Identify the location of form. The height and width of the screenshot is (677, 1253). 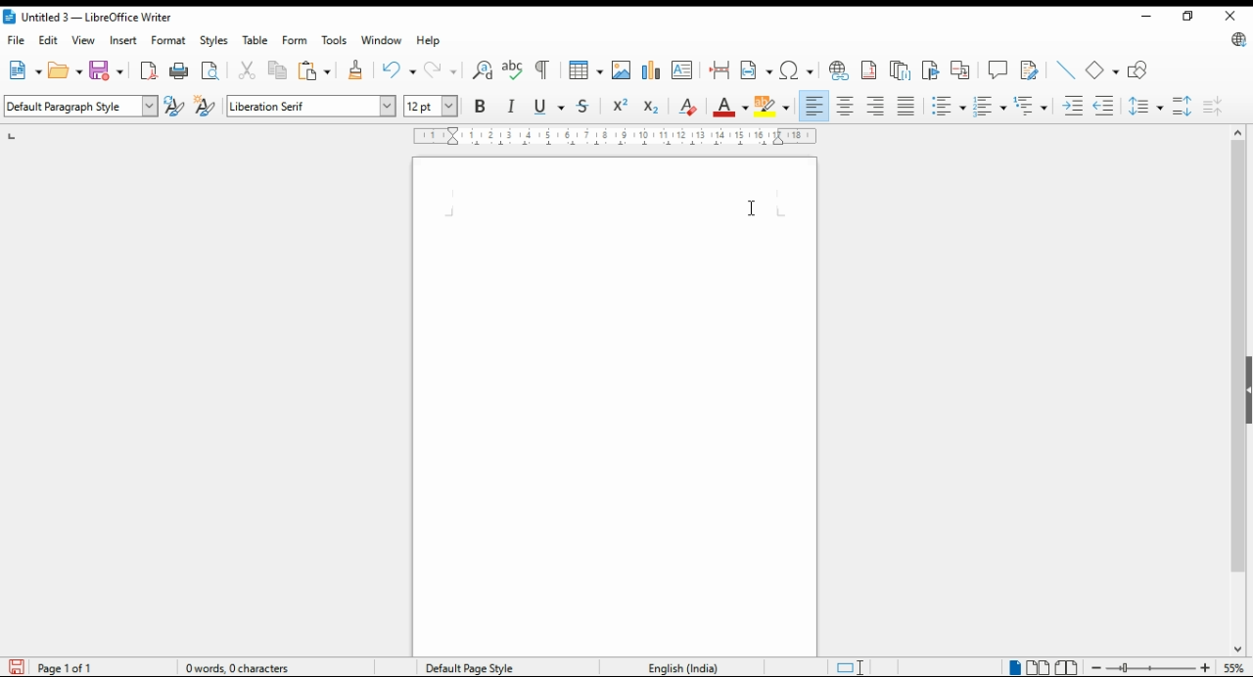
(294, 39).